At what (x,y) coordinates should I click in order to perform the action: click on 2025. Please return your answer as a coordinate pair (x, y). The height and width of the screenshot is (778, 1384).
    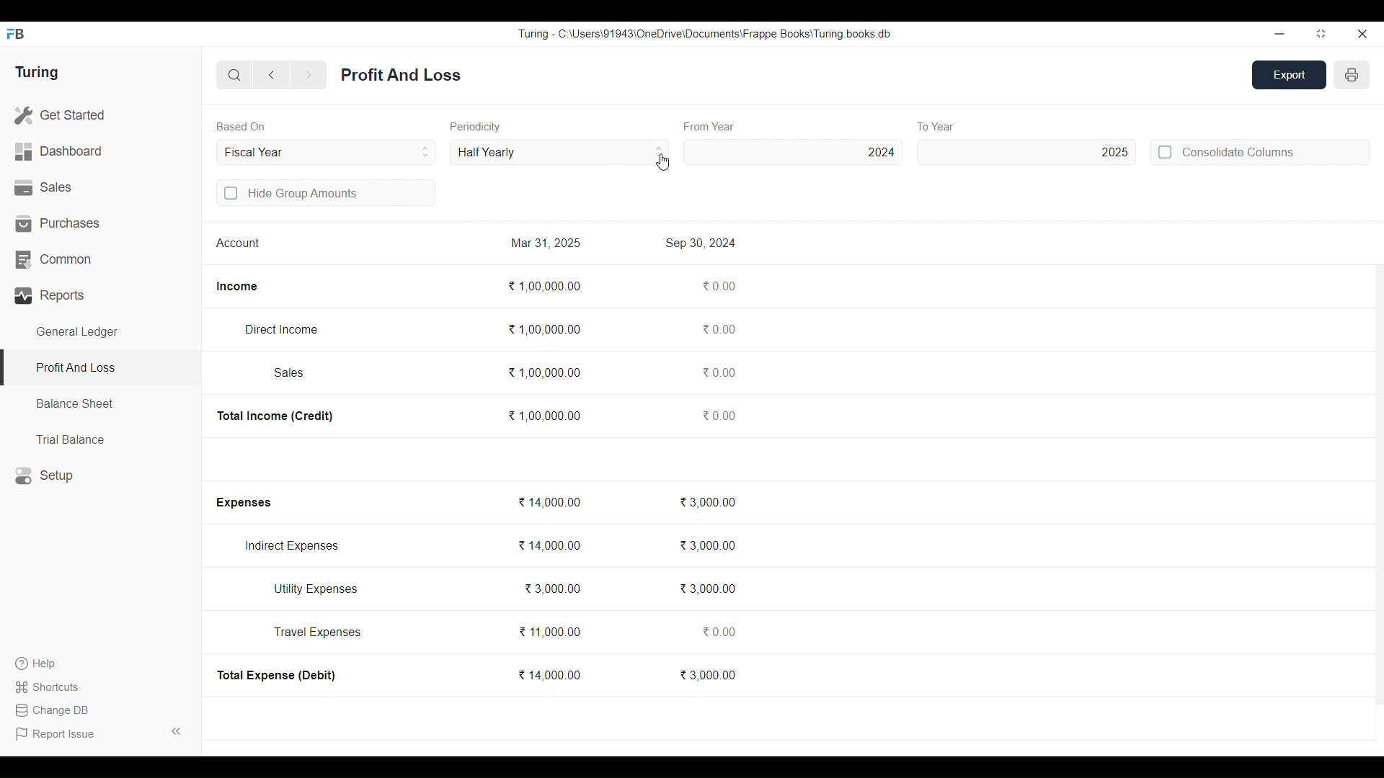
    Looking at the image, I should click on (1027, 152).